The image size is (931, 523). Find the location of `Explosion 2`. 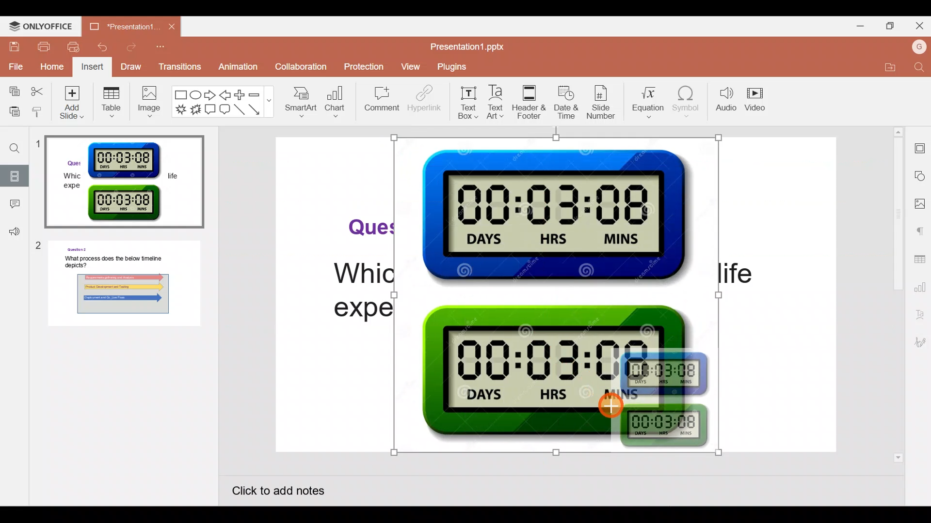

Explosion 2 is located at coordinates (194, 108).